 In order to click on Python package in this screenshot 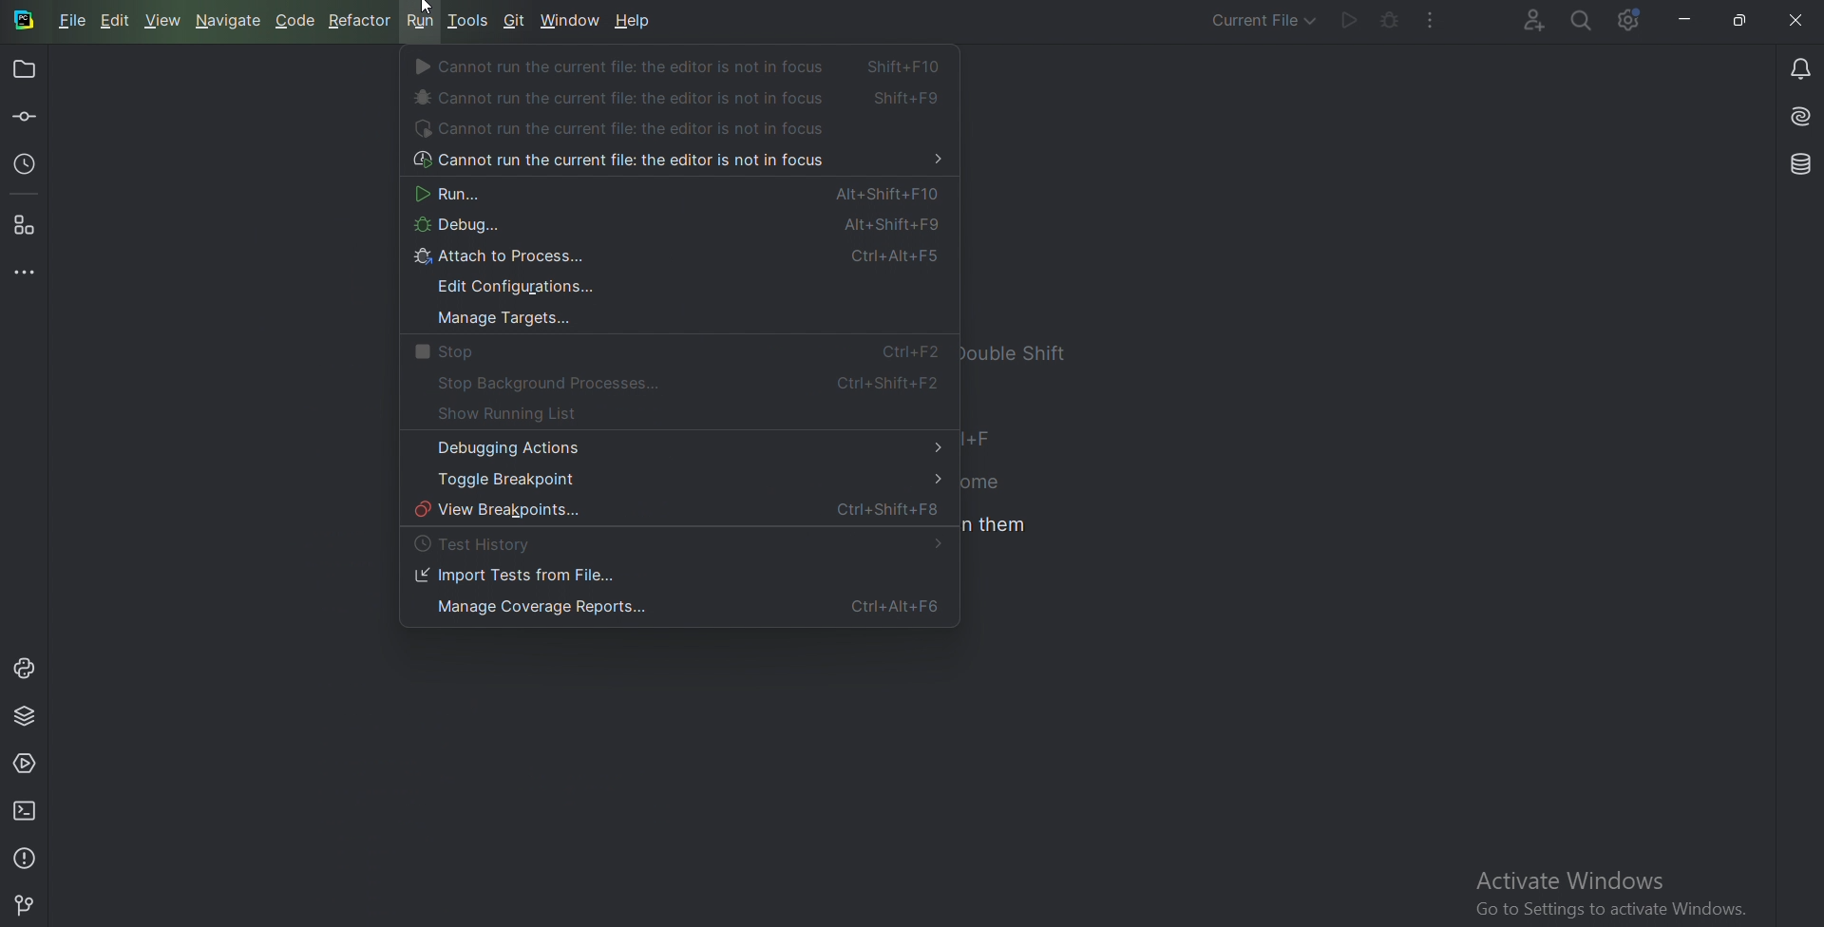, I will do `click(27, 717)`.